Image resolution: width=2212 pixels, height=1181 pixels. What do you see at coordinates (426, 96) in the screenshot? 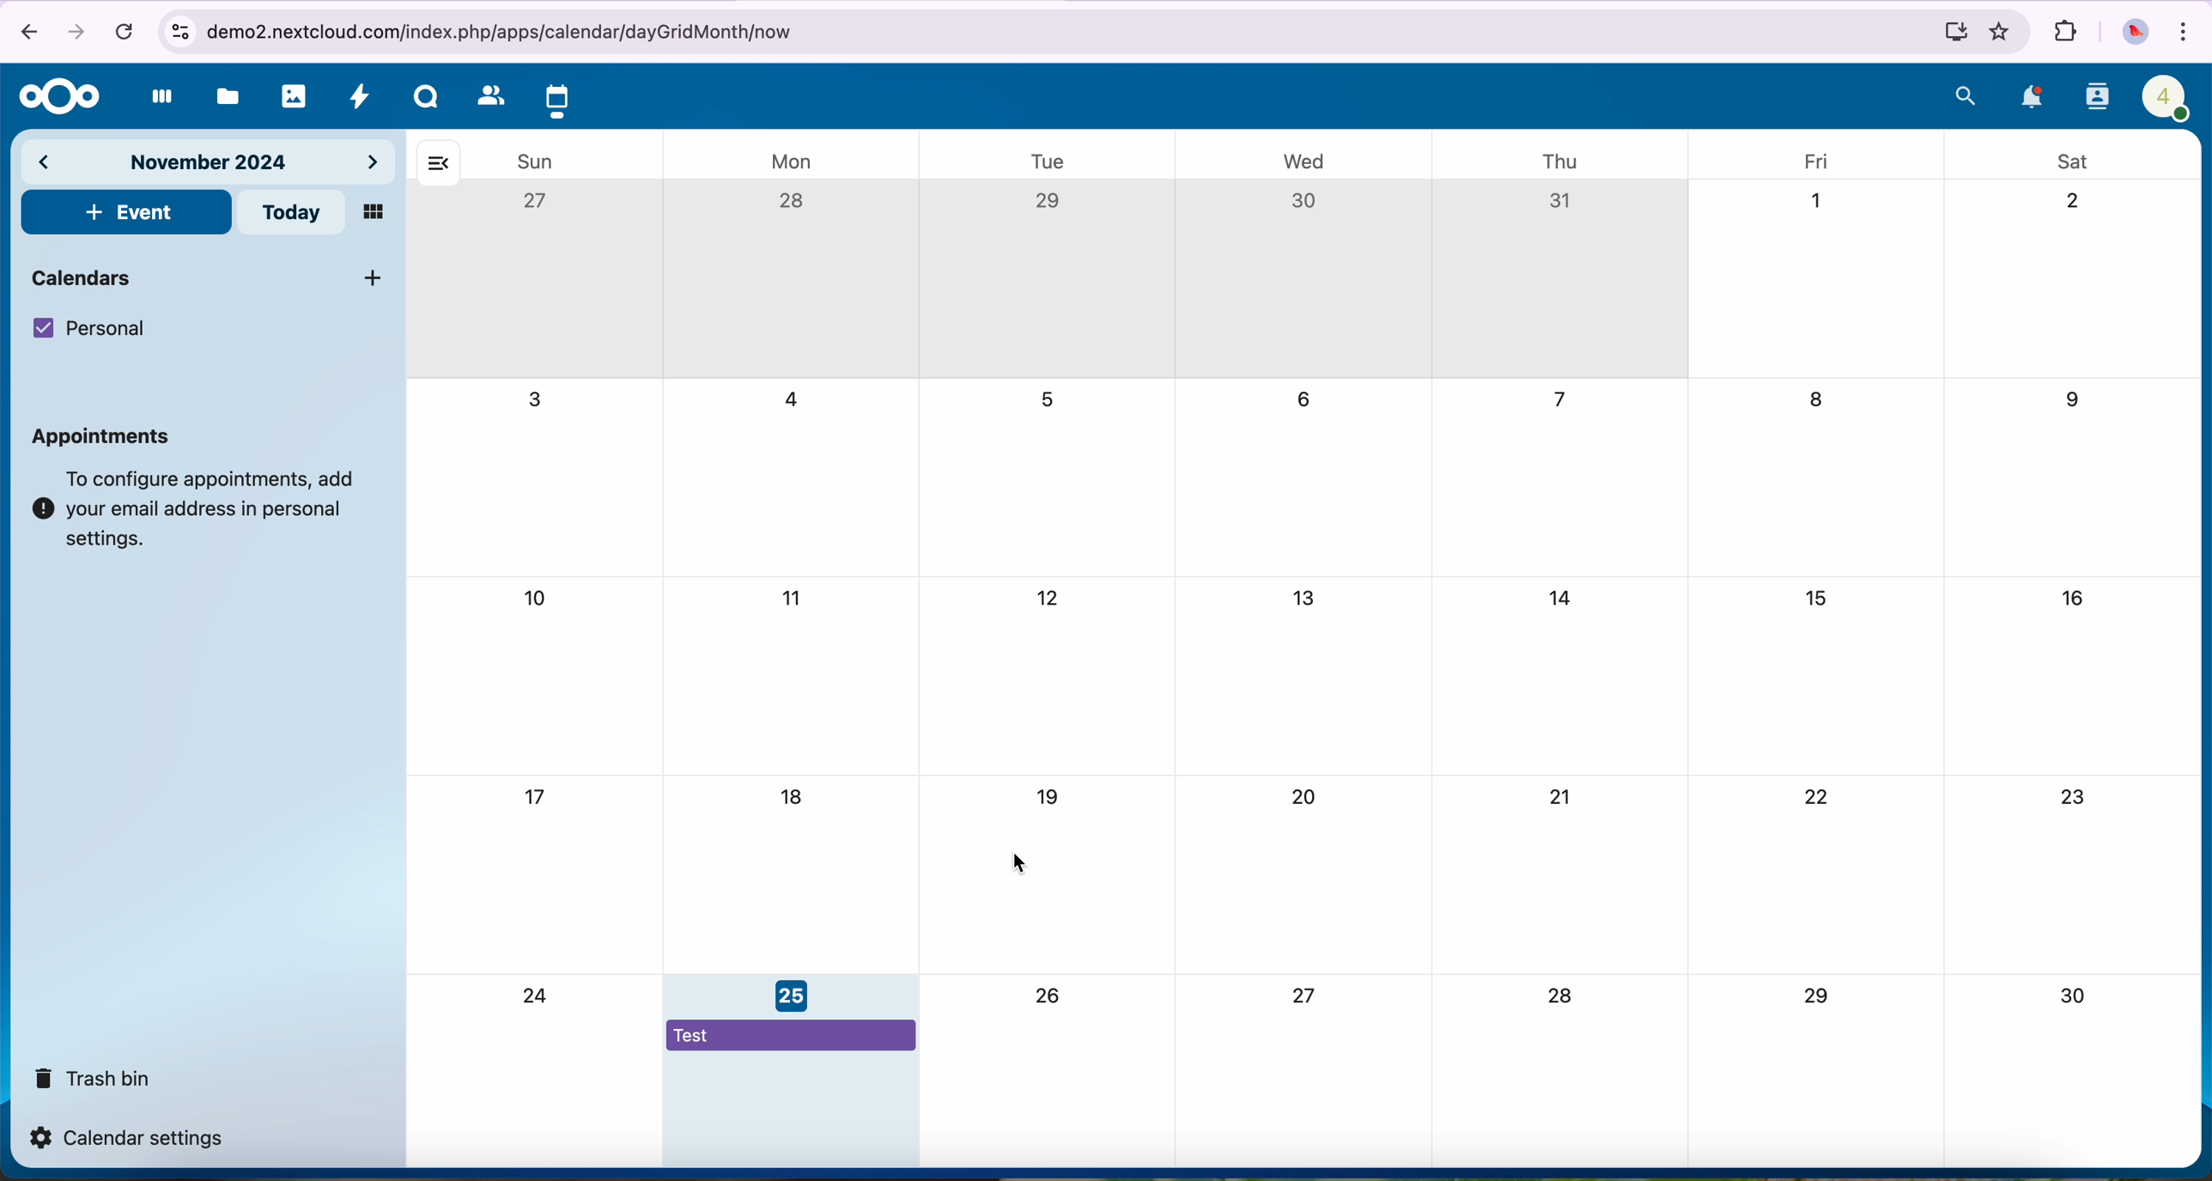
I see `Talk` at bounding box center [426, 96].